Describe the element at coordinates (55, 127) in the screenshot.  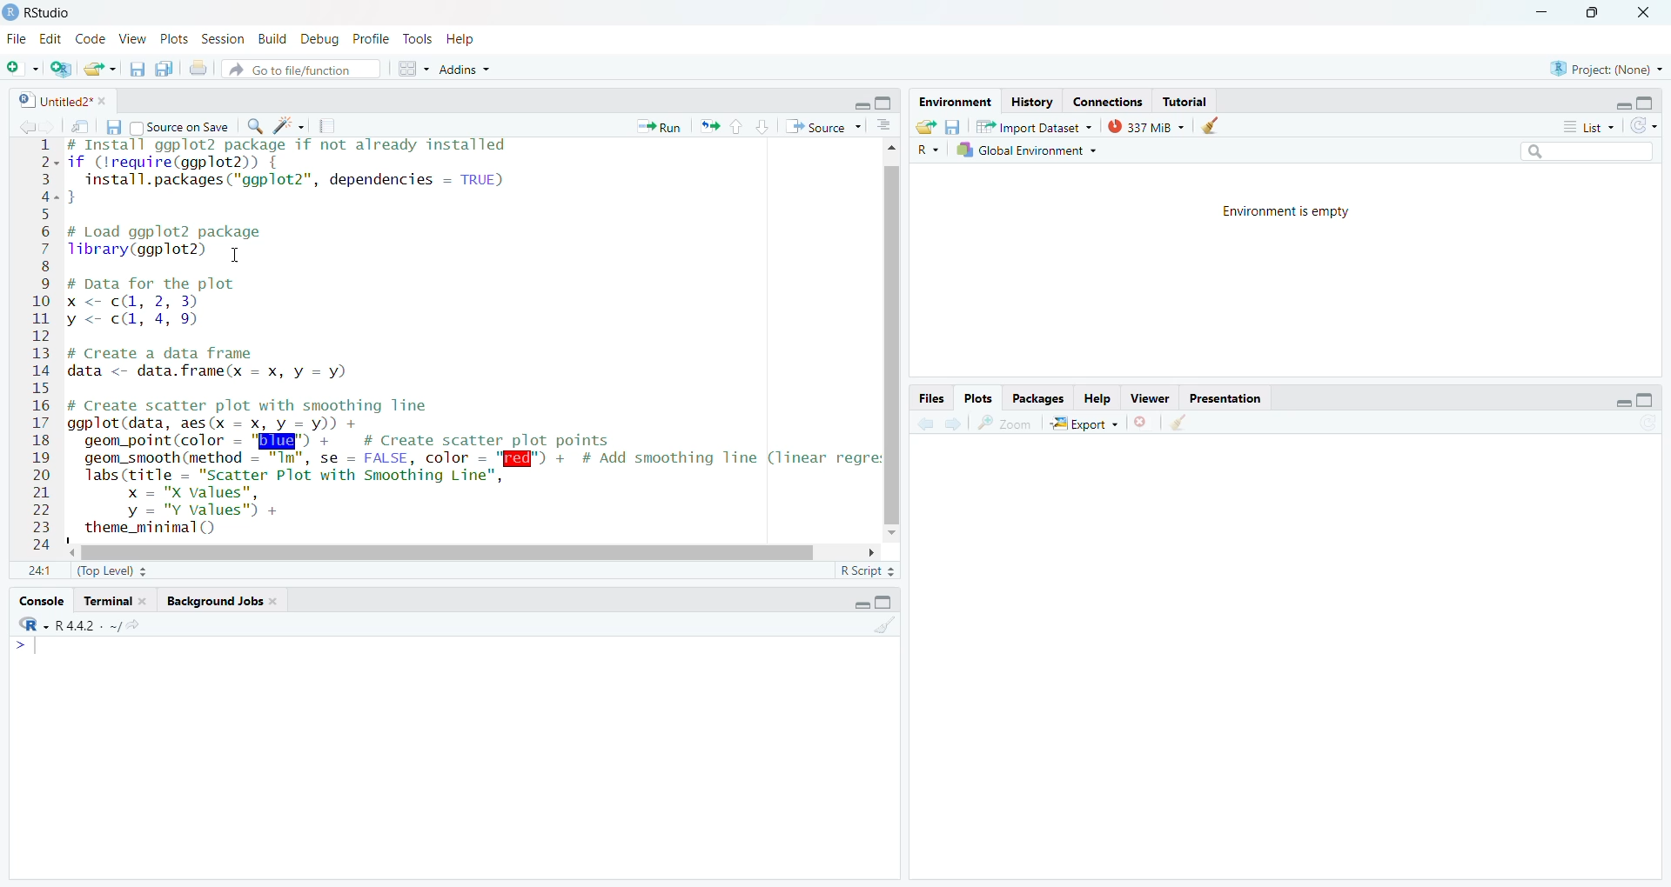
I see `go back to the next source location` at that location.